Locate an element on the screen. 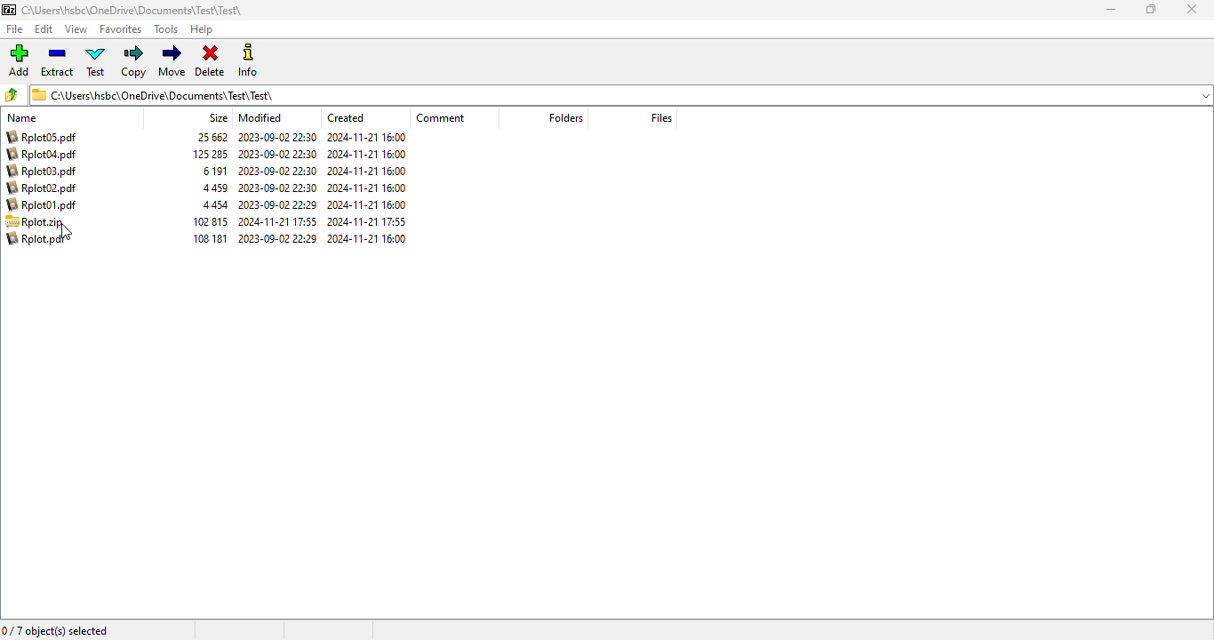  close is located at coordinates (1192, 10).